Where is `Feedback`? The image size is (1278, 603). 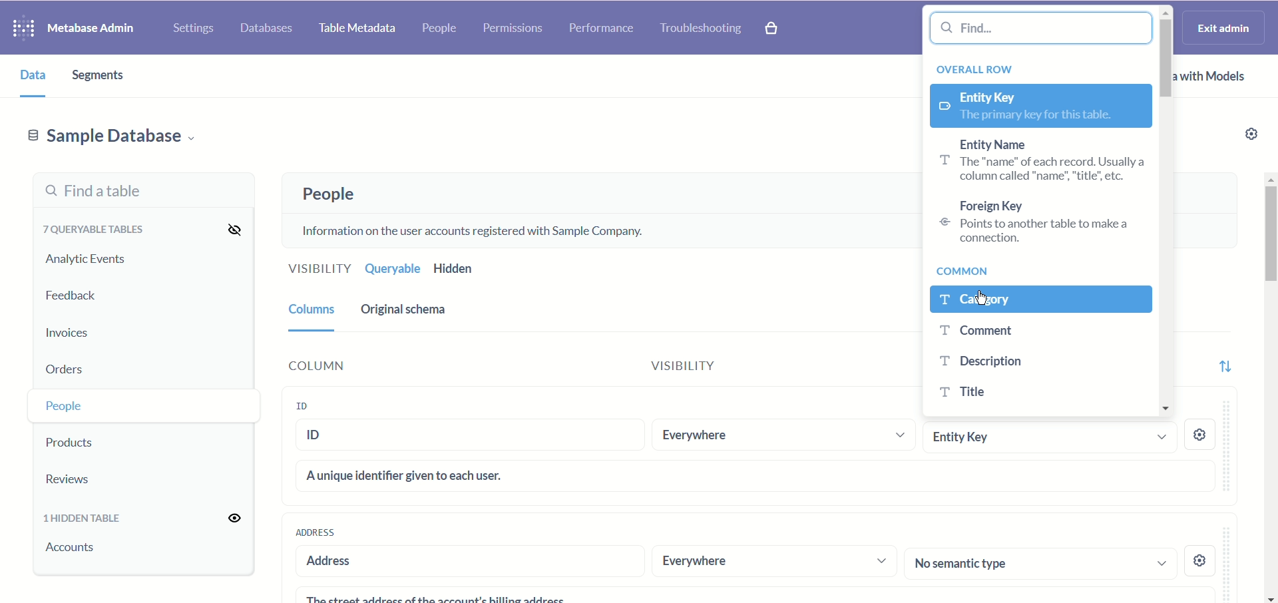 Feedback is located at coordinates (73, 296).